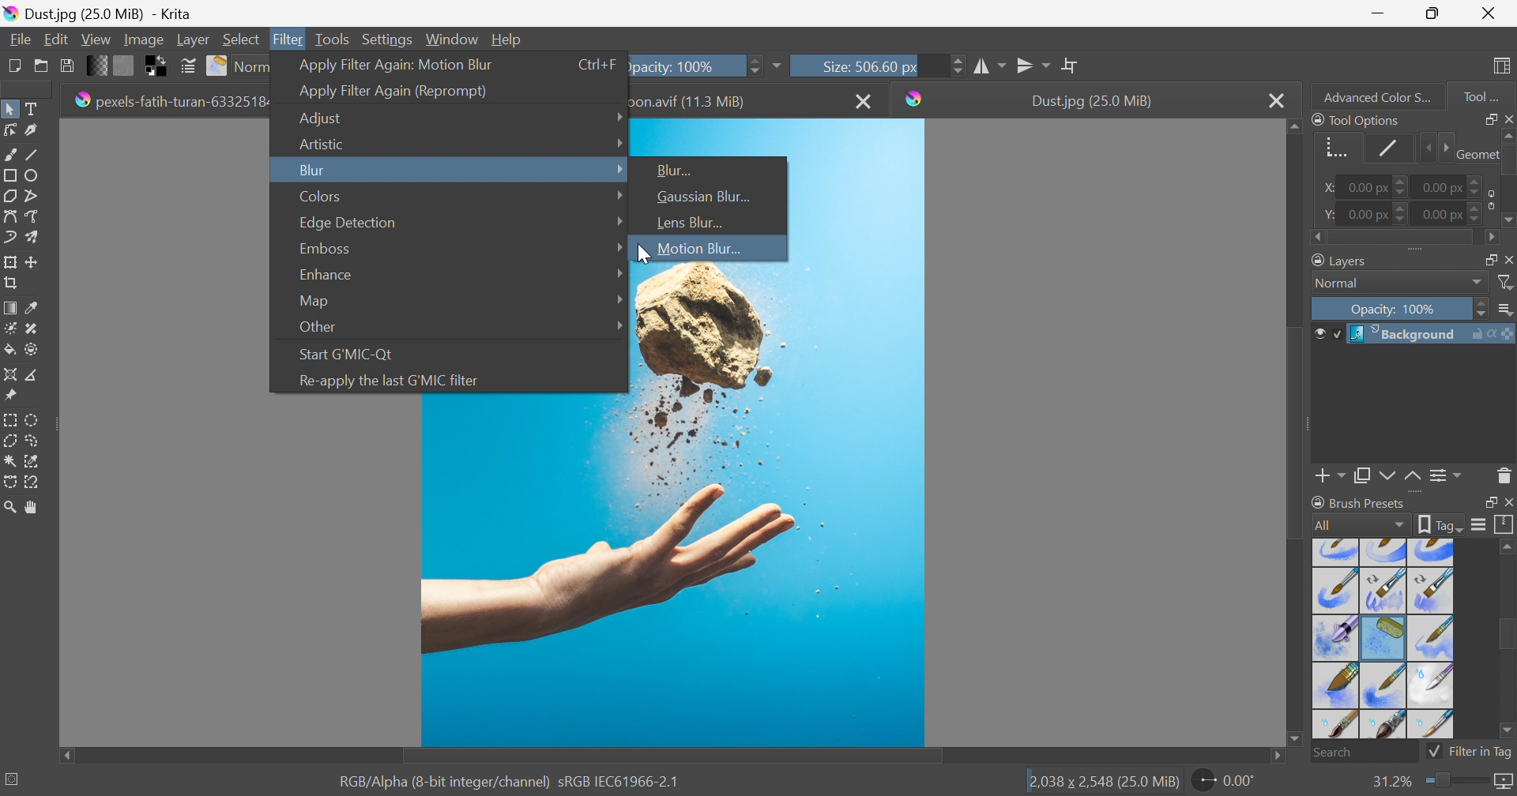 The width and height of the screenshot is (1517, 796). Describe the element at coordinates (1034, 63) in the screenshot. I see `Horizontal mirror tool` at that location.